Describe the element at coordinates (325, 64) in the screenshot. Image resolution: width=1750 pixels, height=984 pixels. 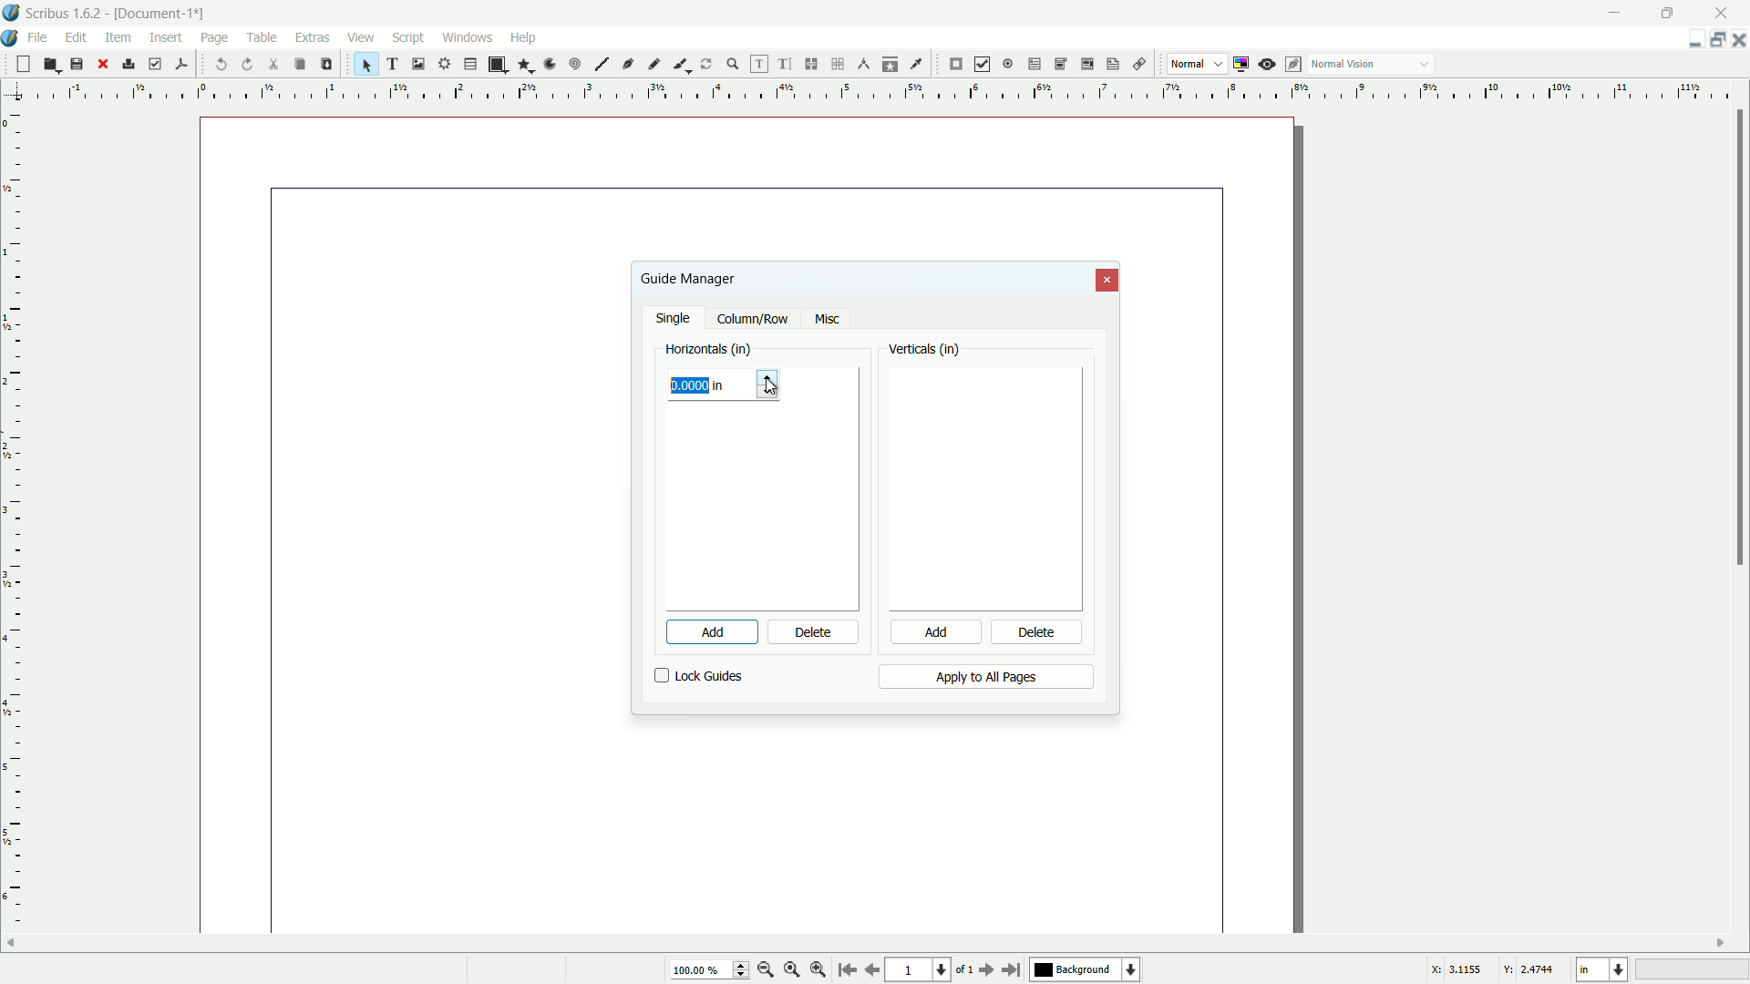
I see `paste` at that location.